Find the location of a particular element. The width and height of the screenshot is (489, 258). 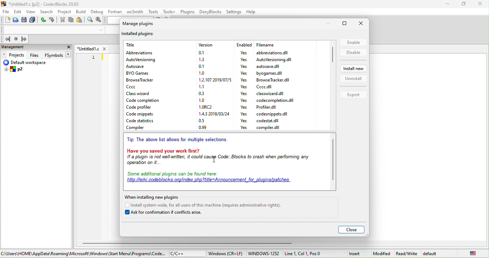

vertical scroll bar is located at coordinates (332, 55).